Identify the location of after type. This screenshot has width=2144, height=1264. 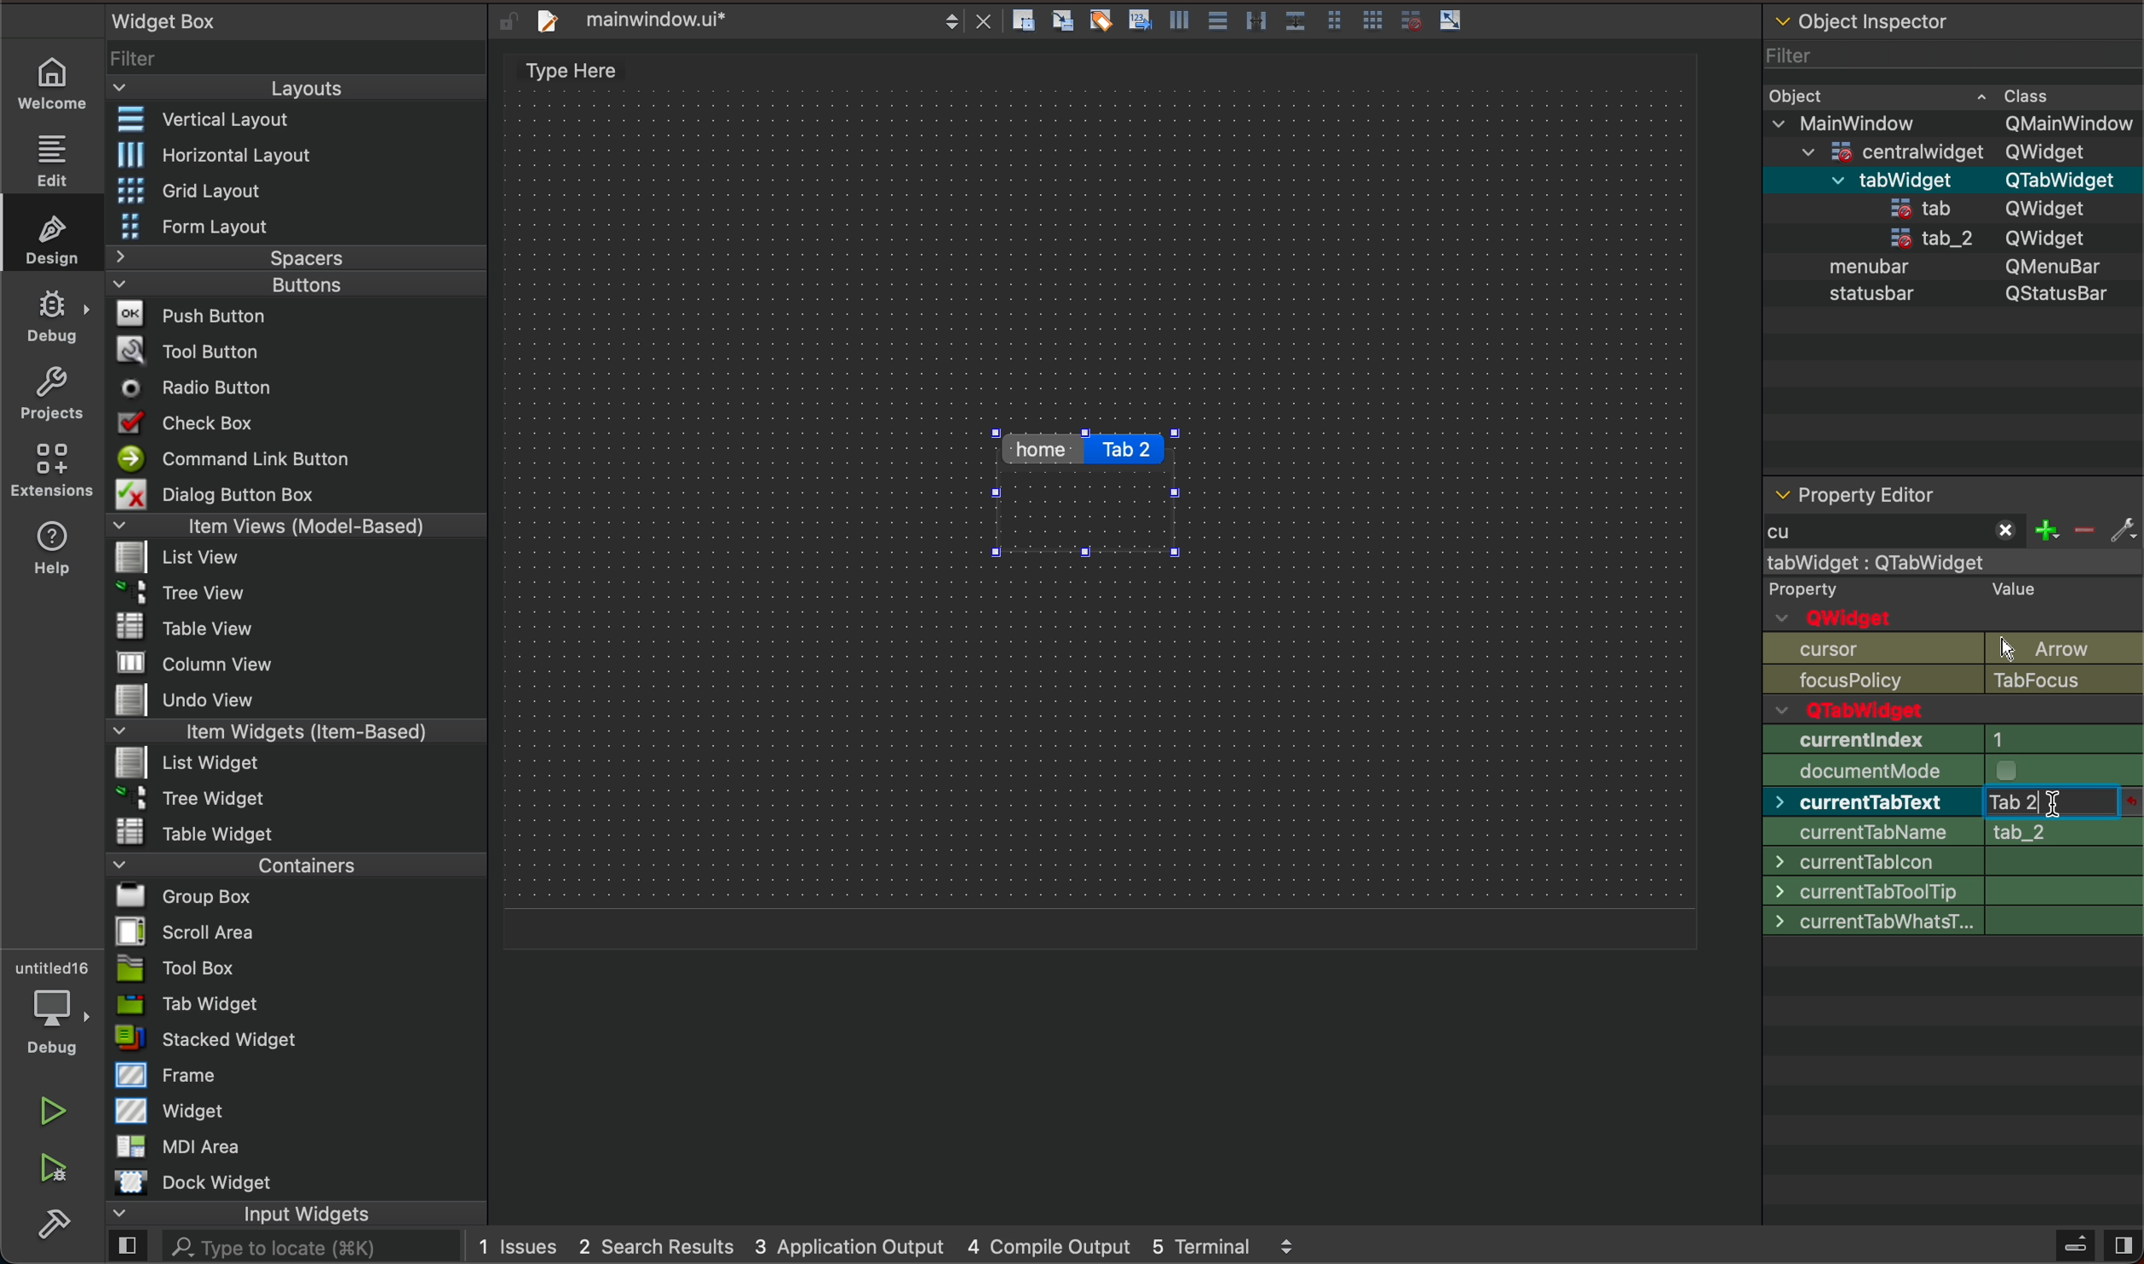
(2057, 803).